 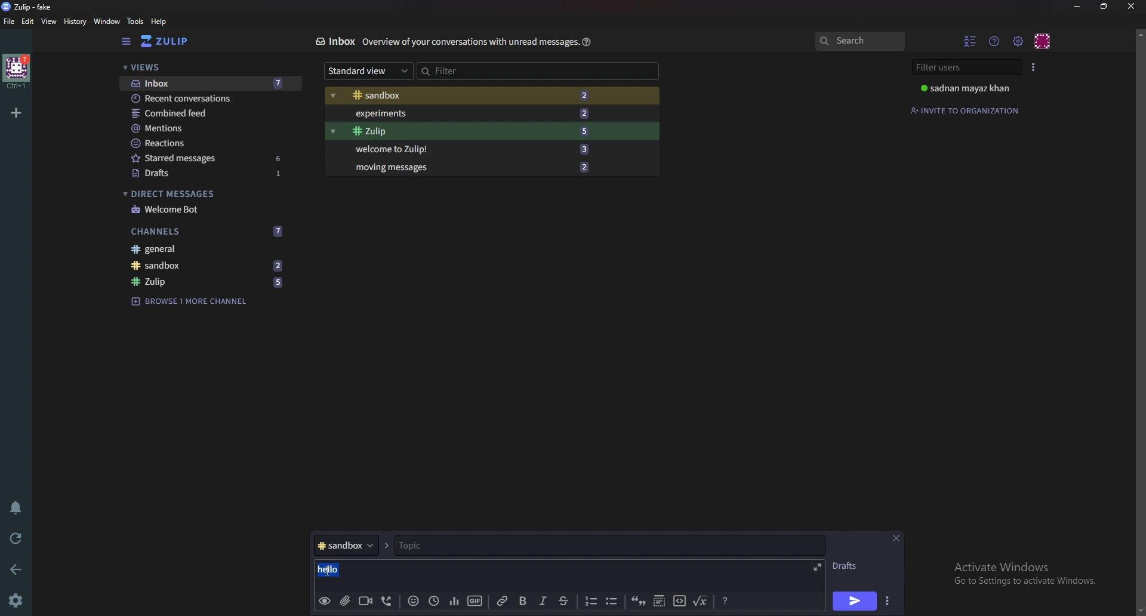 I want to click on Activate Windows
Go to Settings to activate Windows., so click(x=1022, y=572).